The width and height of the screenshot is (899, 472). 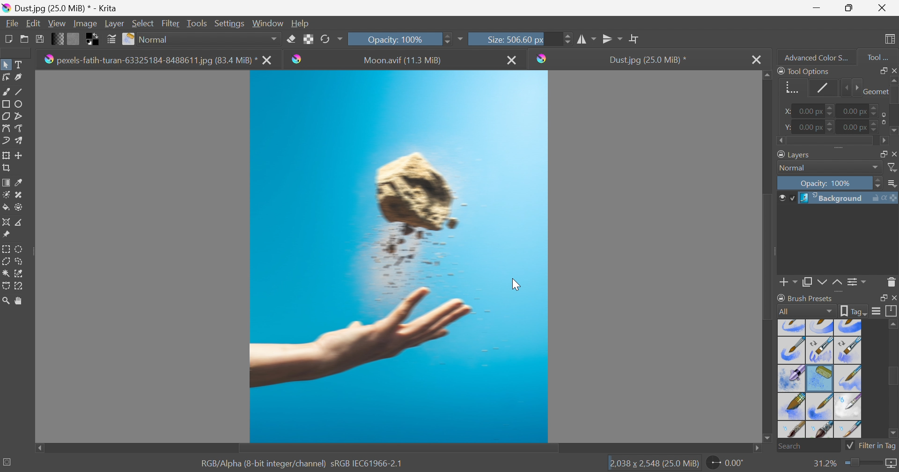 I want to click on Scroll Bar, so click(x=768, y=255).